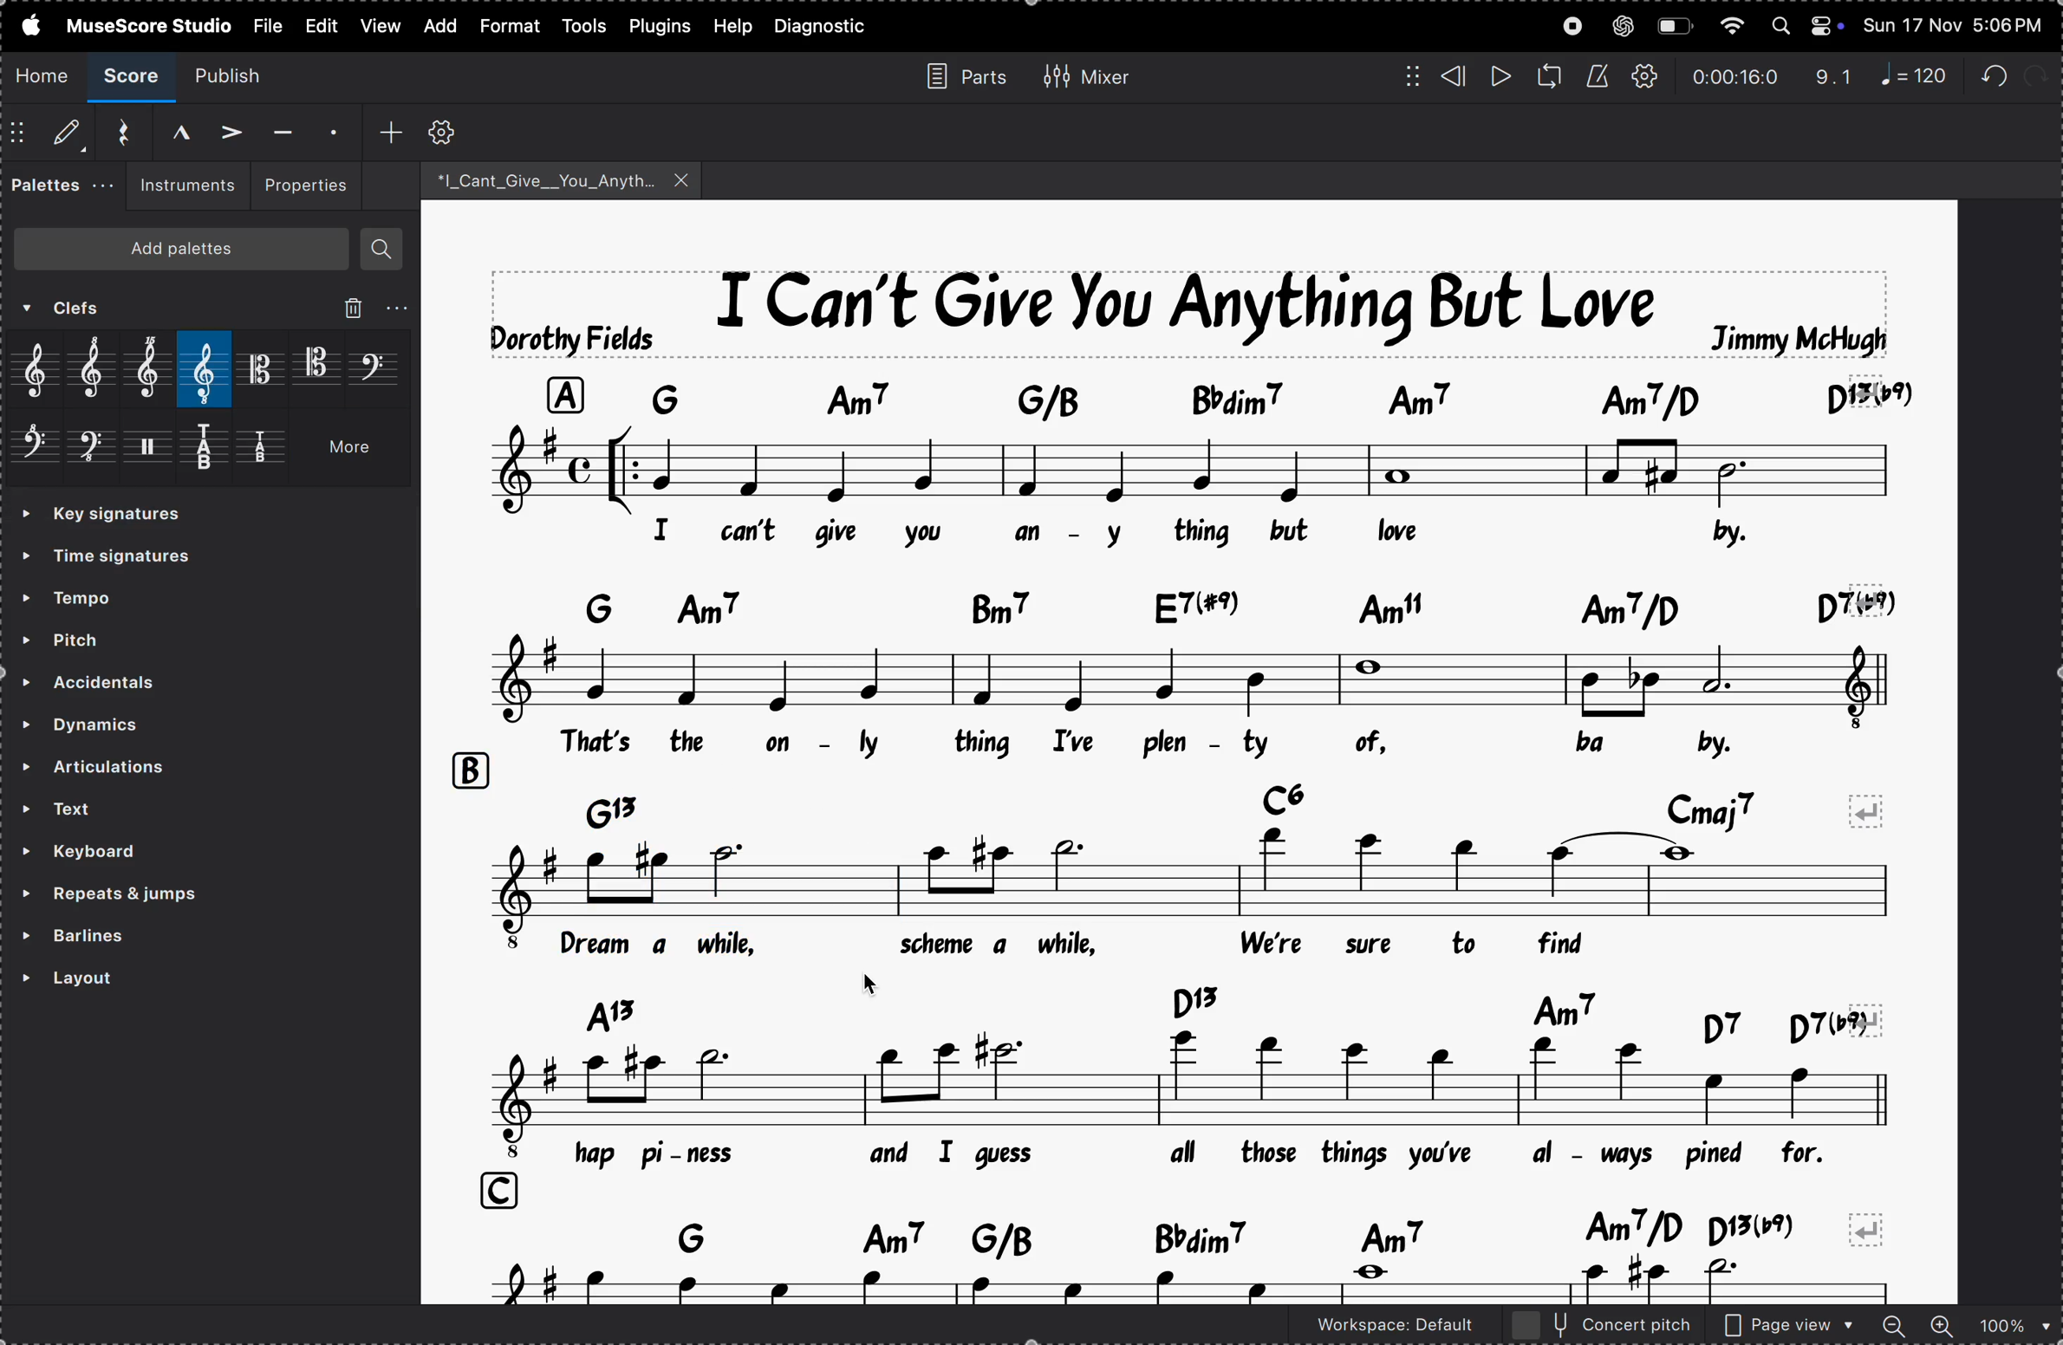  What do you see at coordinates (399, 307) in the screenshot?
I see `More options` at bounding box center [399, 307].